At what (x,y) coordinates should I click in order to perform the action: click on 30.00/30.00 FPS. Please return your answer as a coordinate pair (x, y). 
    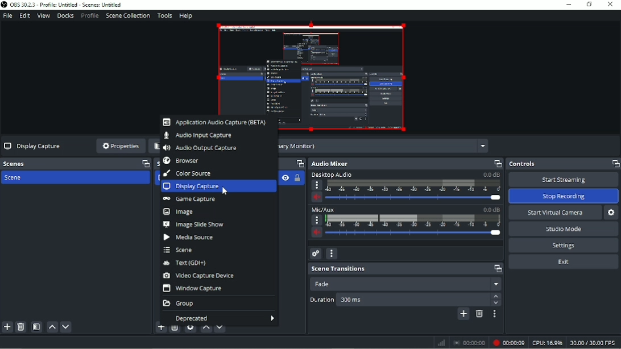
    Looking at the image, I should click on (594, 342).